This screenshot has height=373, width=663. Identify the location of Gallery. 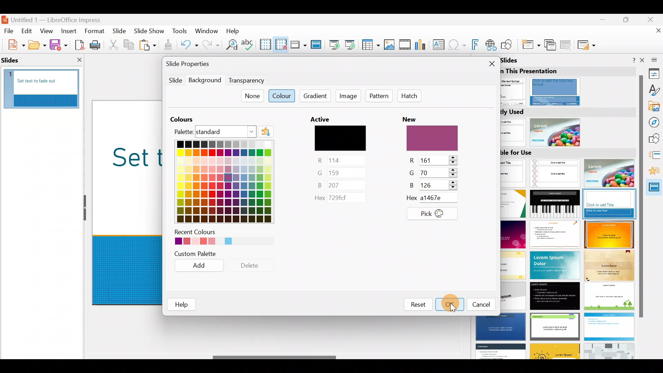
(655, 107).